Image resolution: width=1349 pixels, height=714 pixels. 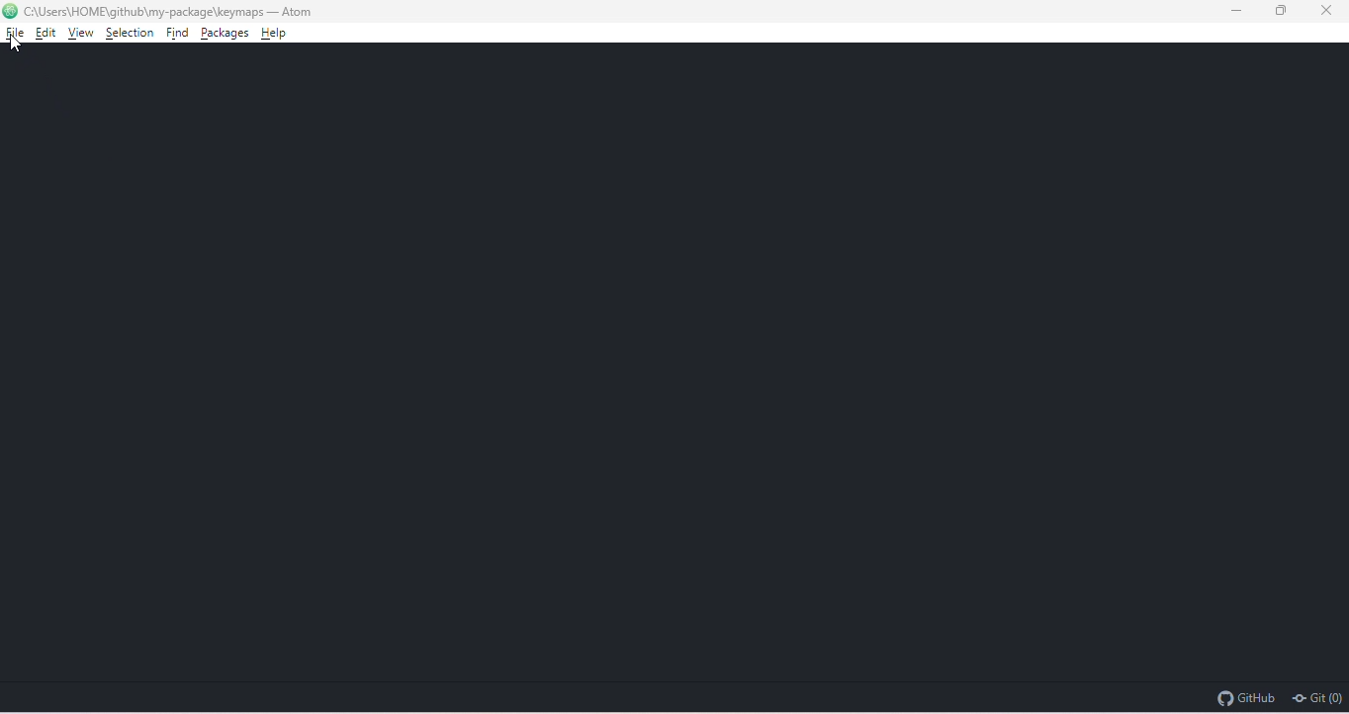 I want to click on find, so click(x=179, y=34).